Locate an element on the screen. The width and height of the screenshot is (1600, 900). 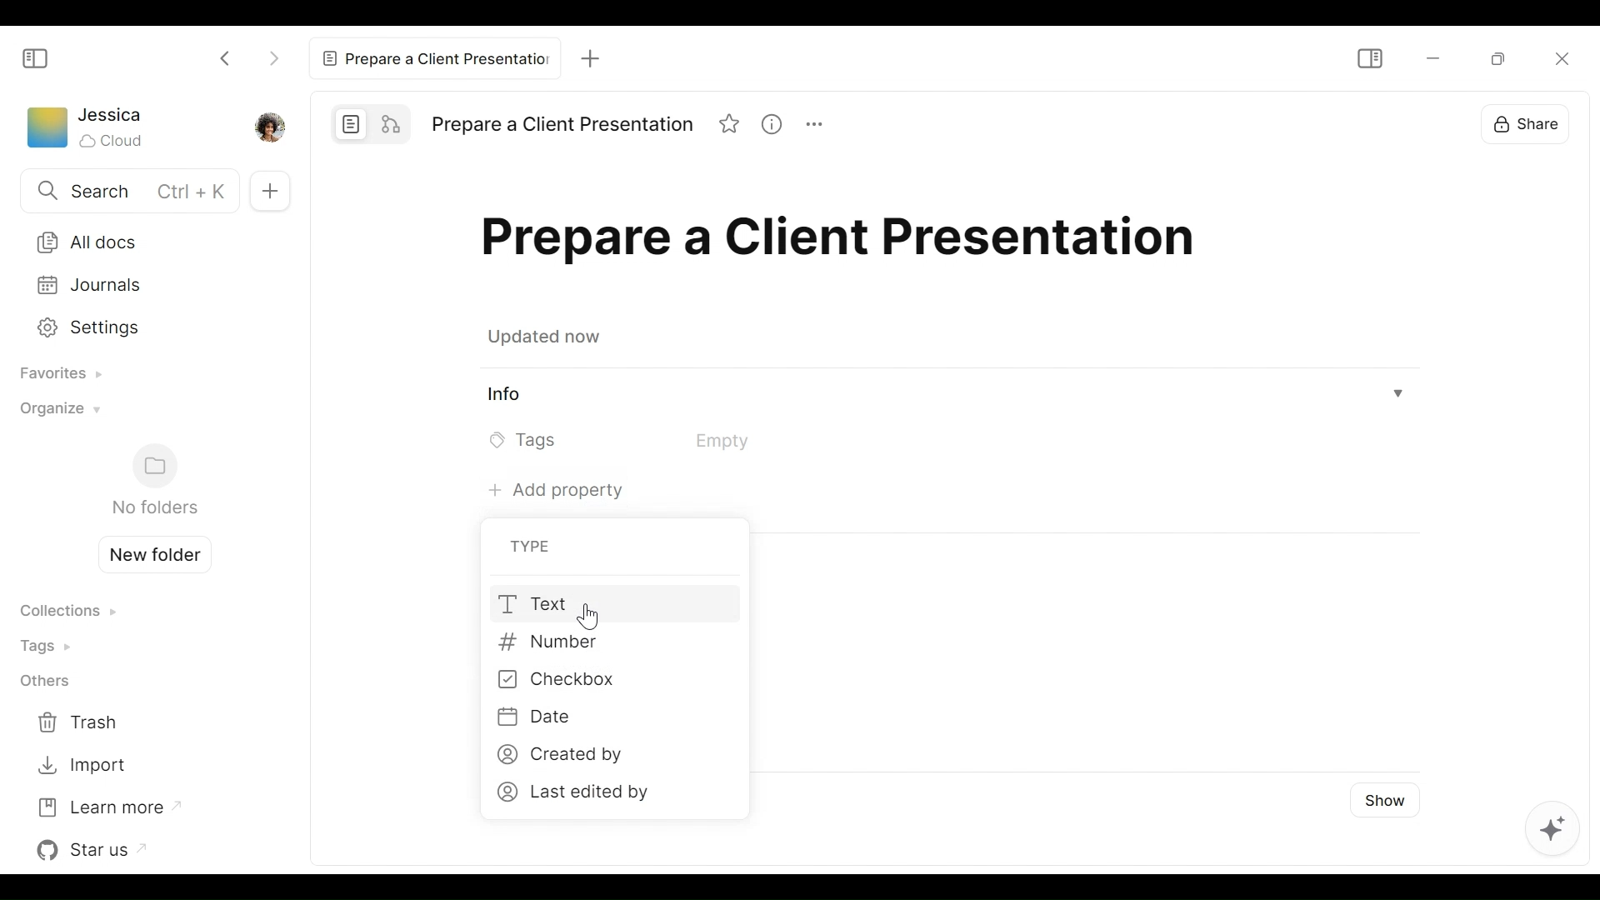
AI is located at coordinates (1558, 837).